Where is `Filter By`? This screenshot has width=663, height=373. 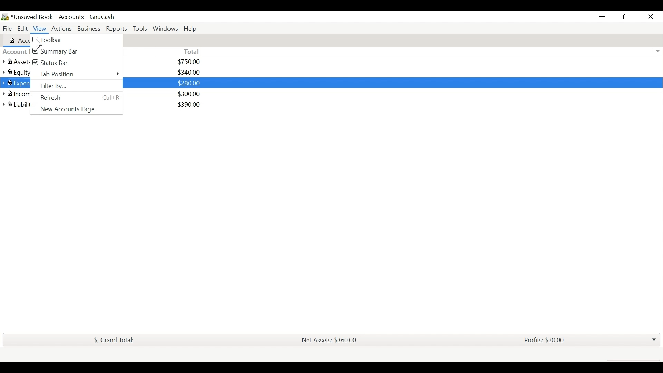 Filter By is located at coordinates (76, 85).